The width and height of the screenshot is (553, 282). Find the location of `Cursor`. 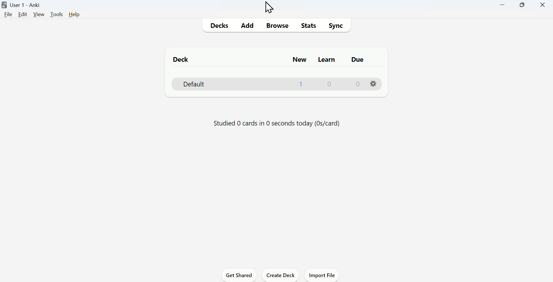

Cursor is located at coordinates (270, 8).